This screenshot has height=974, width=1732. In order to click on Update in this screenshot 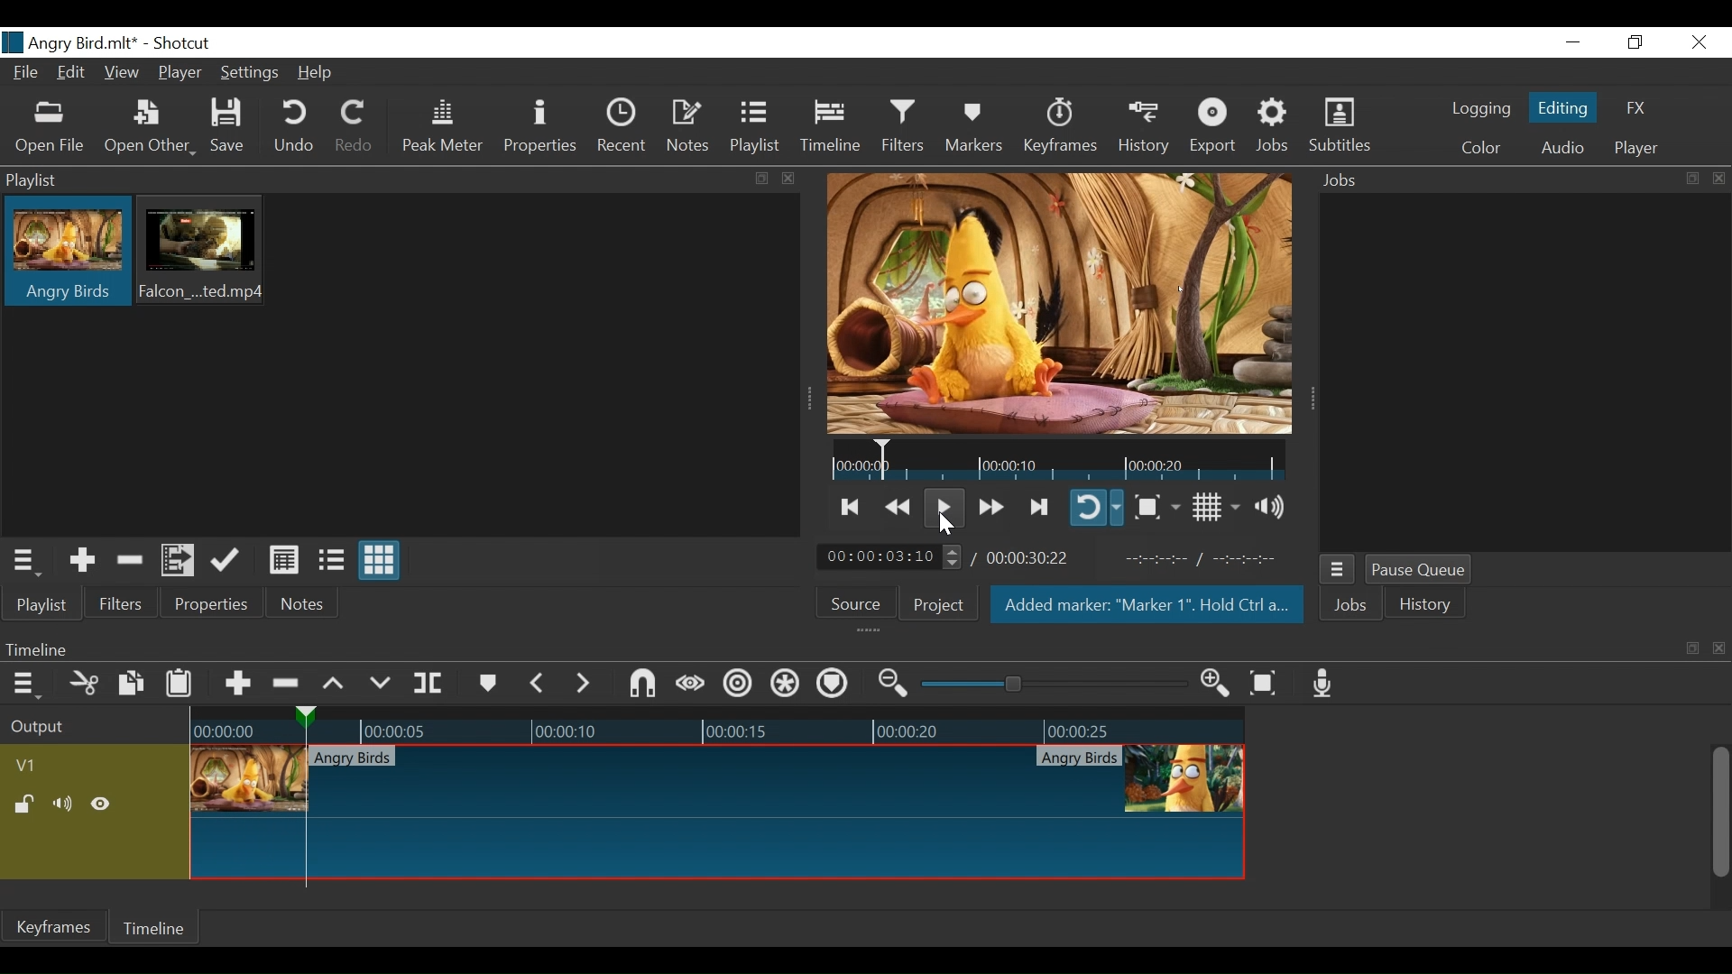, I will do `click(226, 560)`.